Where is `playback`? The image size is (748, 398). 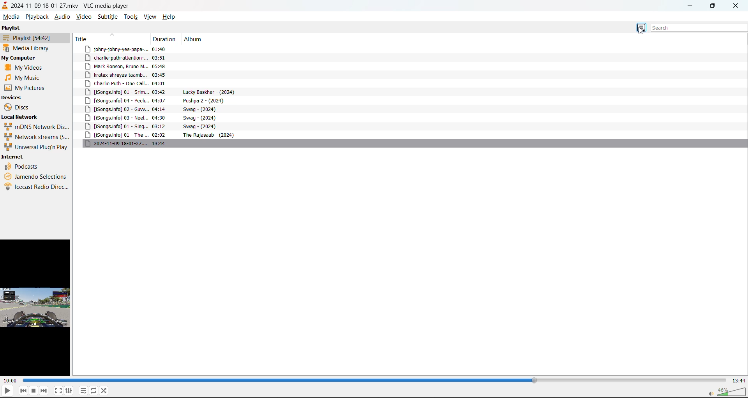
playback is located at coordinates (37, 16).